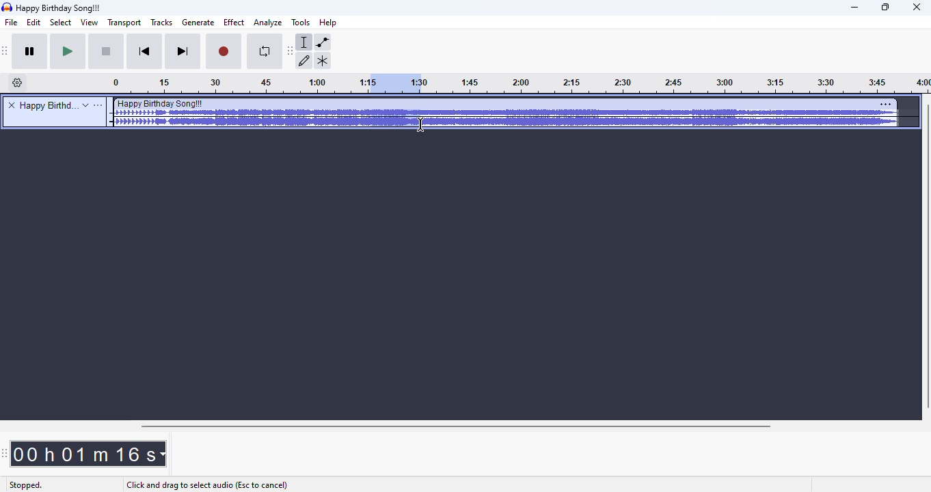  Describe the element at coordinates (36, 23) in the screenshot. I see `edit` at that location.